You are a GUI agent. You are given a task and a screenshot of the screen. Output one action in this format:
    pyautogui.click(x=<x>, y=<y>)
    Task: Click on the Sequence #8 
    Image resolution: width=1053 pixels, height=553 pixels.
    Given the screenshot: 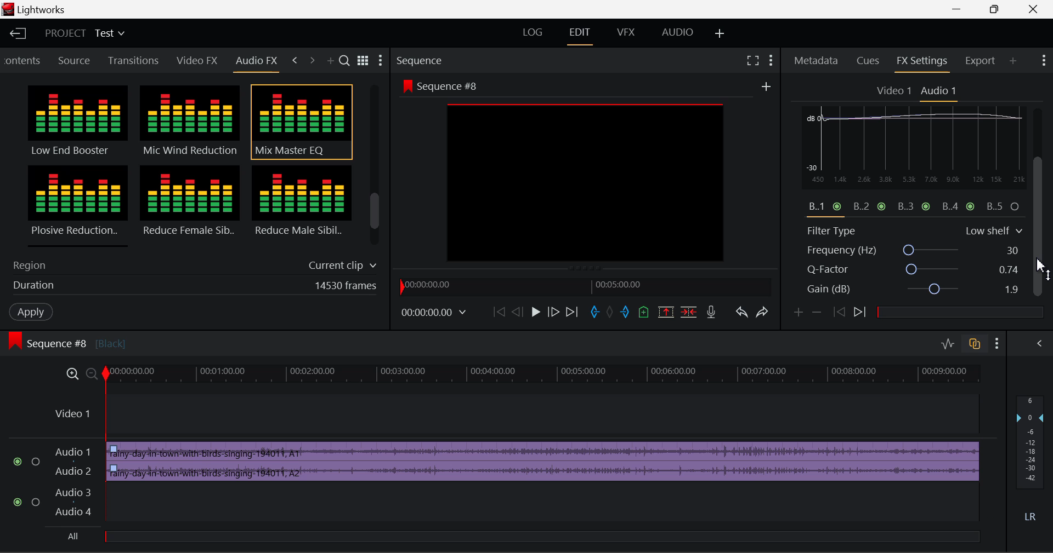 What is the action you would take?
    pyautogui.click(x=439, y=84)
    